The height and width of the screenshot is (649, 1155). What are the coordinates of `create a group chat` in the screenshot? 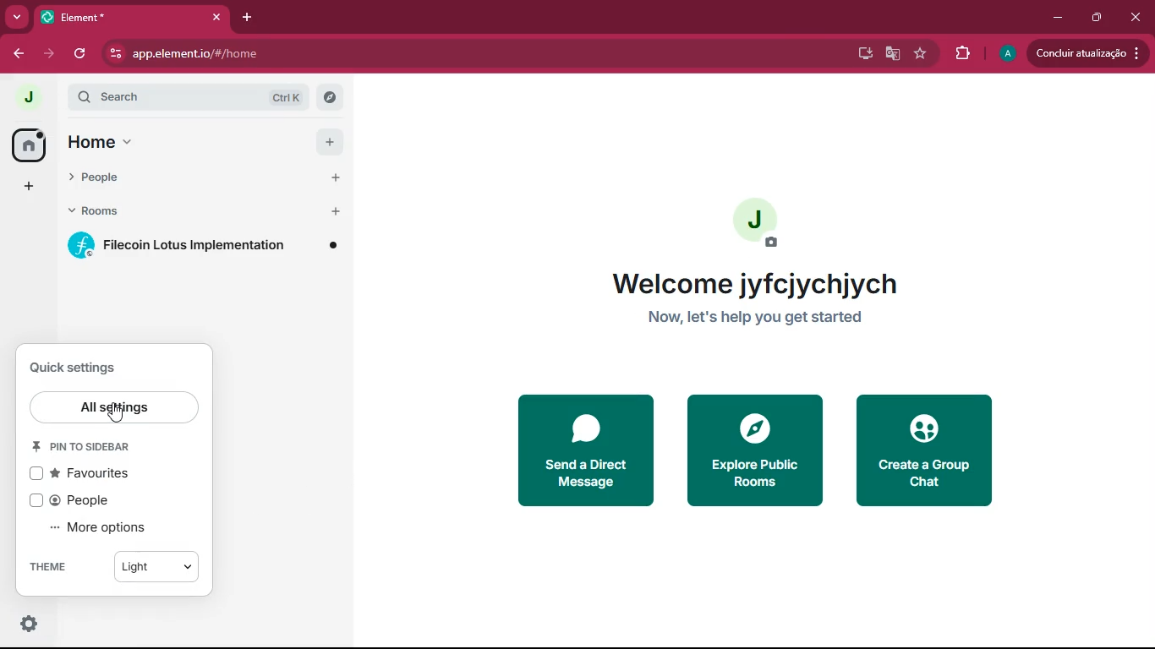 It's located at (922, 453).